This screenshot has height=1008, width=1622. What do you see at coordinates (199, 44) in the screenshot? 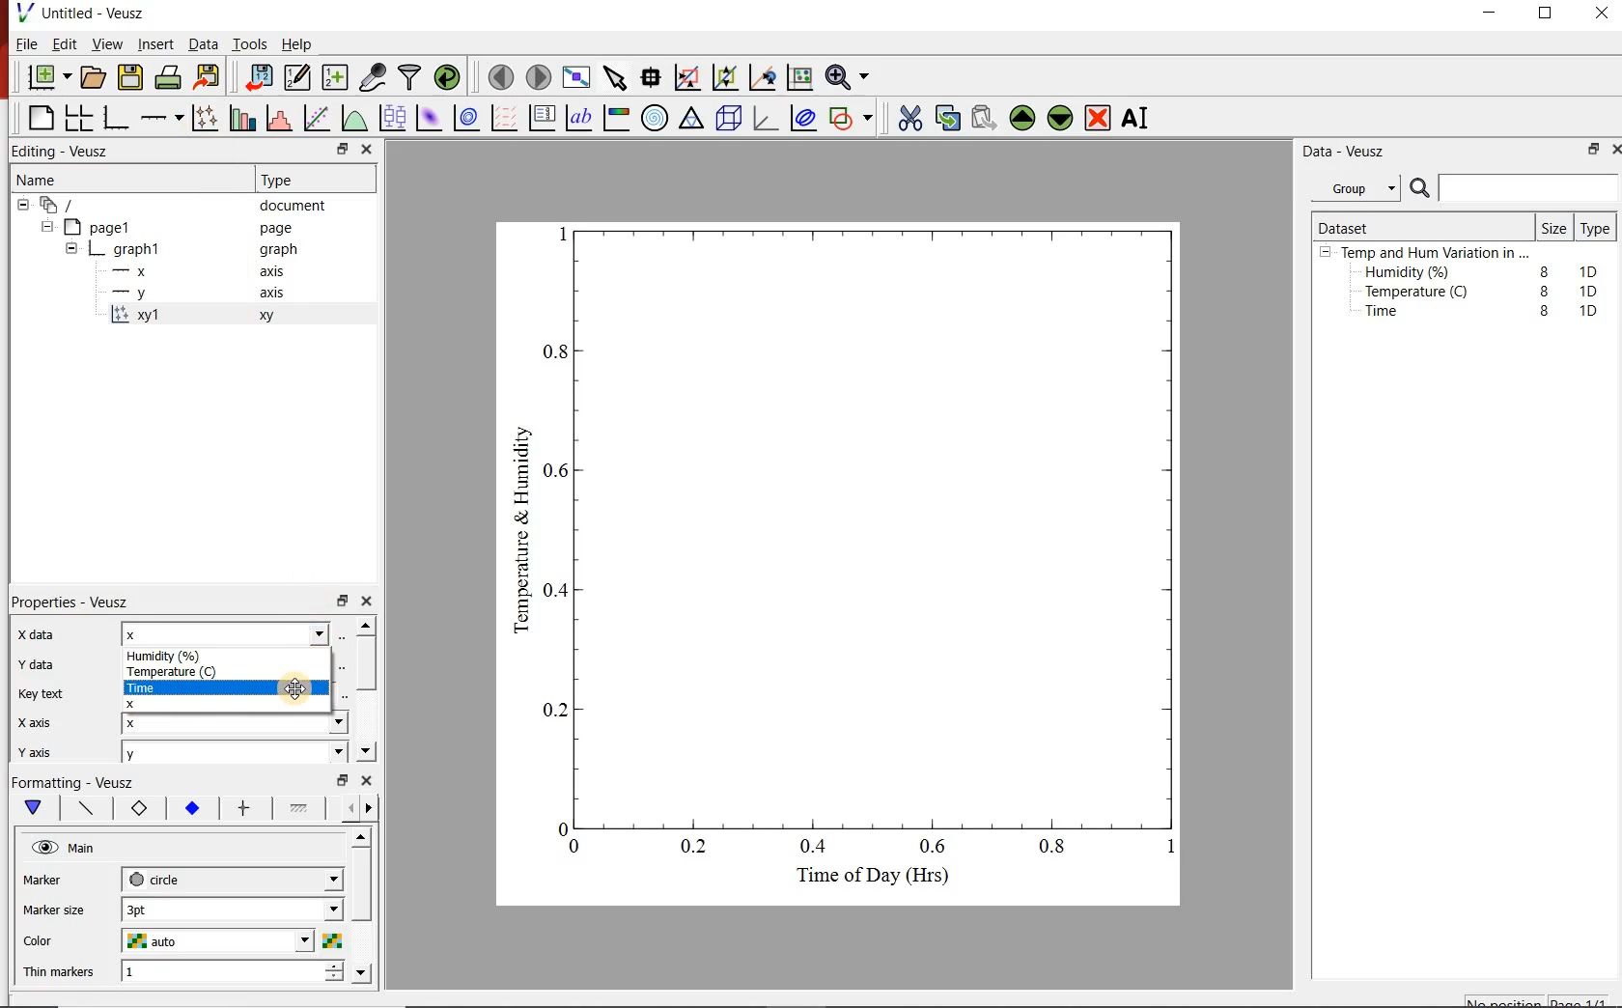
I see `Data` at bounding box center [199, 44].